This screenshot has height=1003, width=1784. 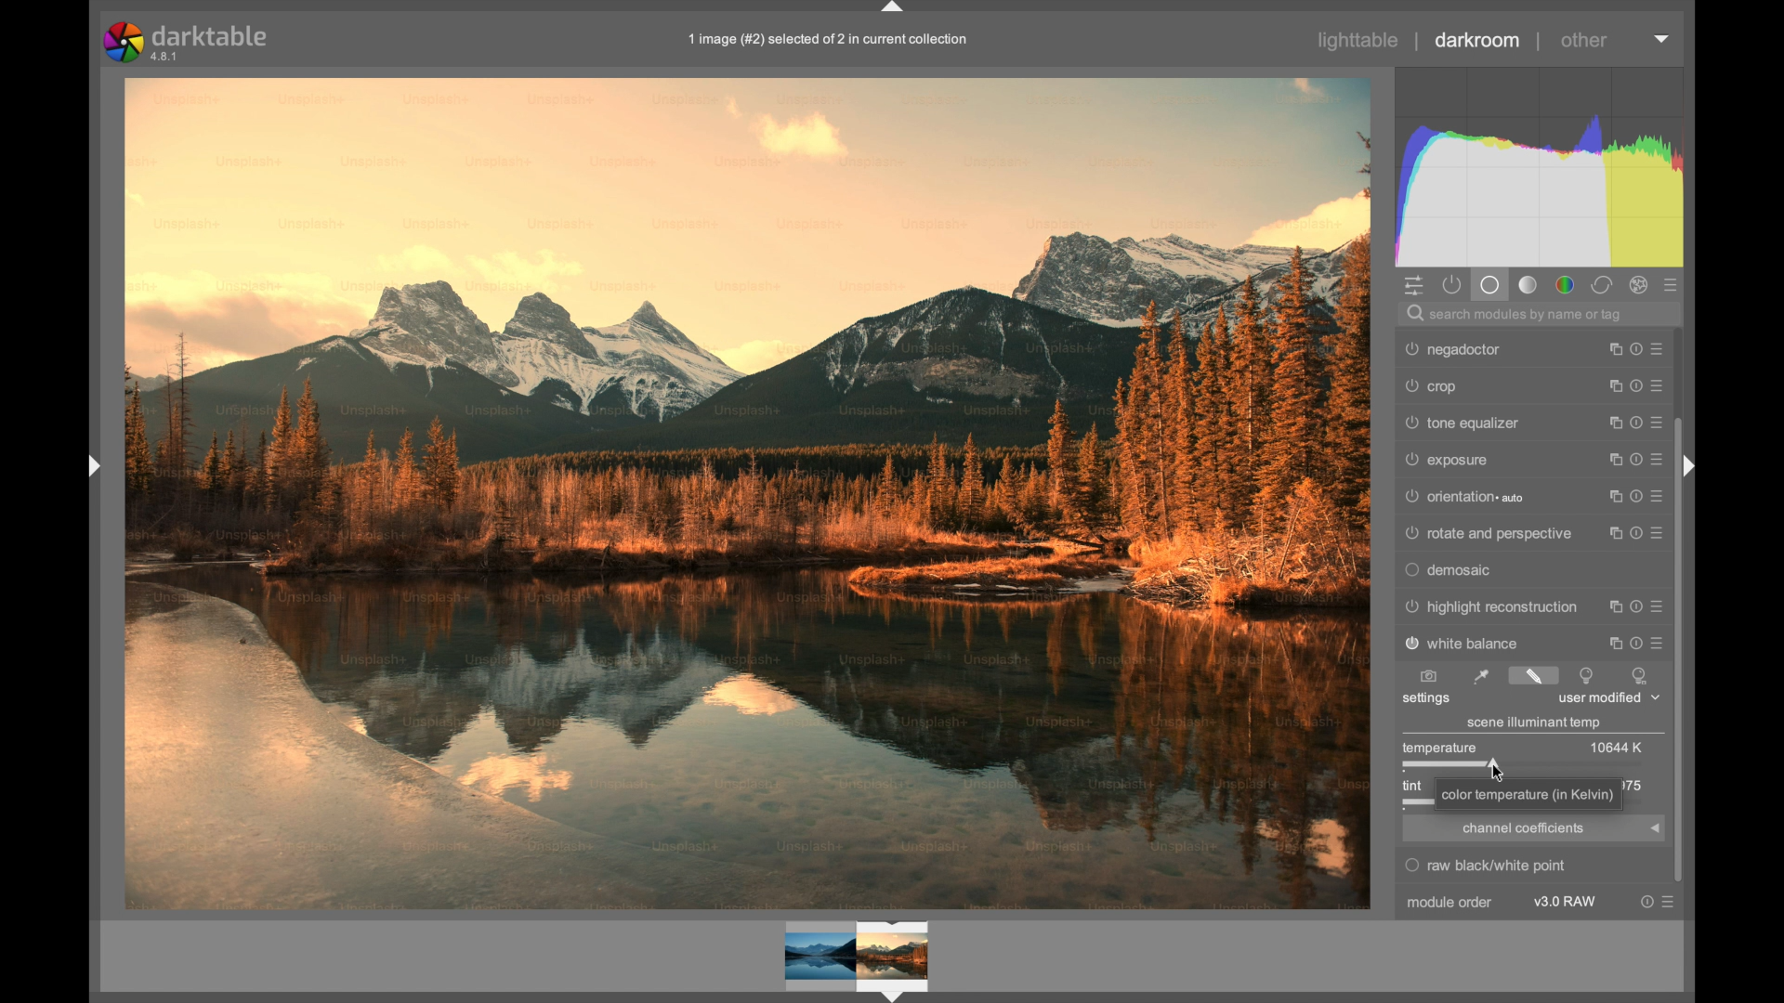 I want to click on instance, so click(x=1612, y=456).